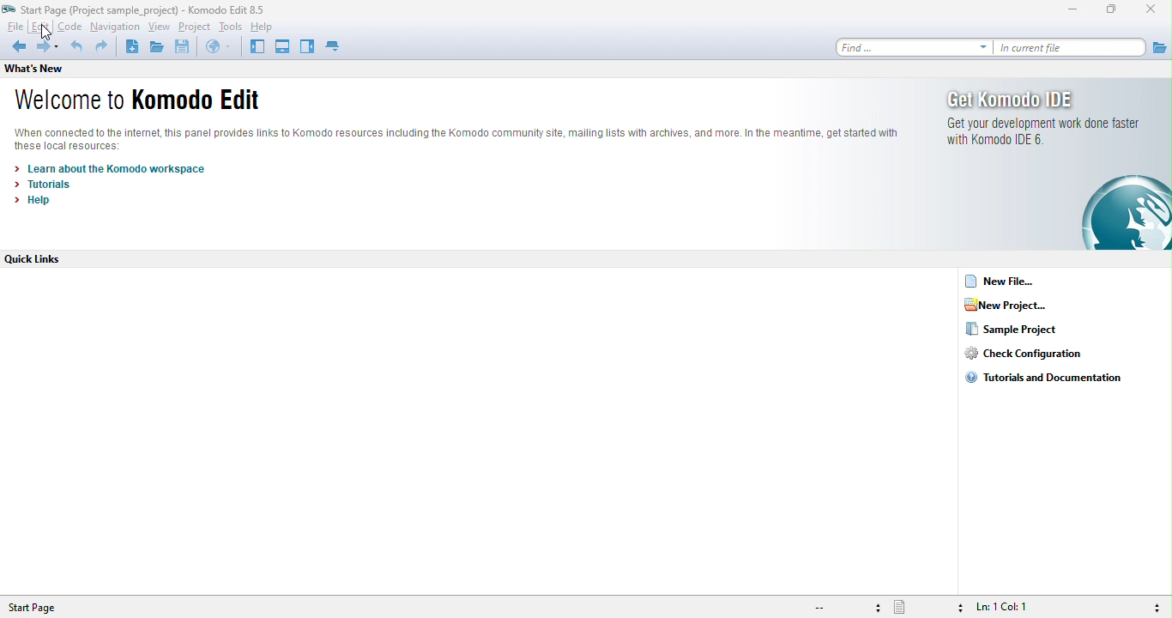  I want to click on tab, so click(335, 47).